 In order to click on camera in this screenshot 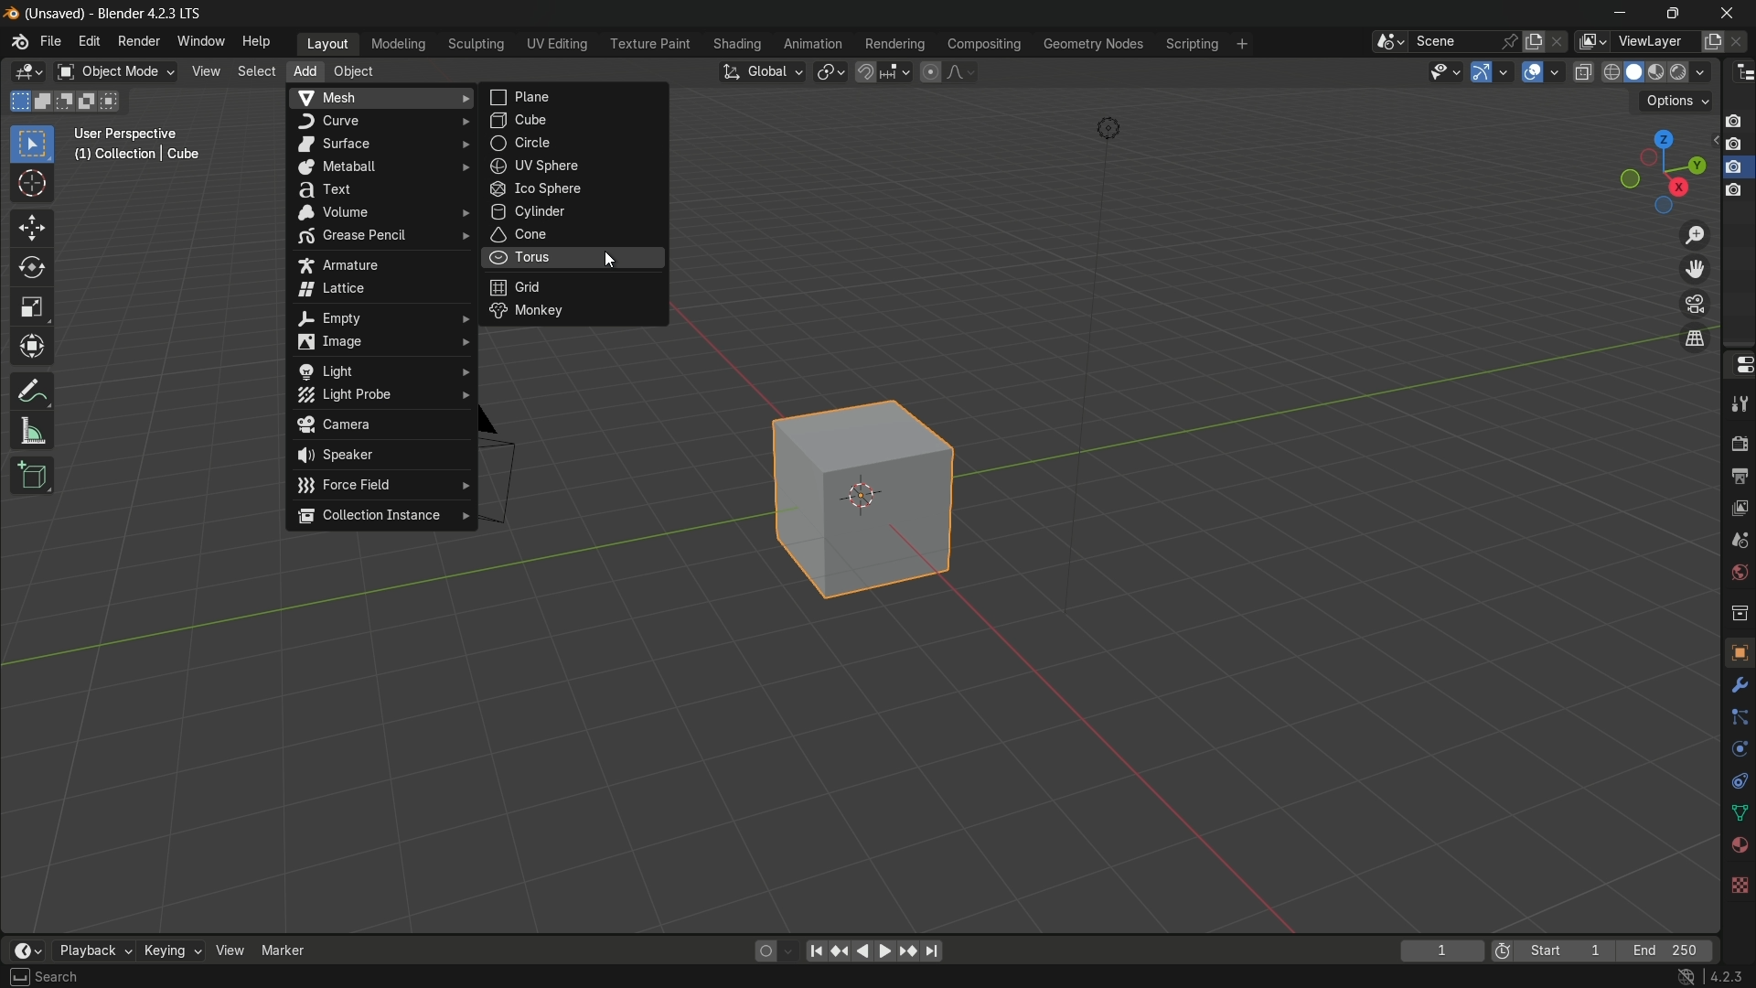, I will do `click(380, 425)`.